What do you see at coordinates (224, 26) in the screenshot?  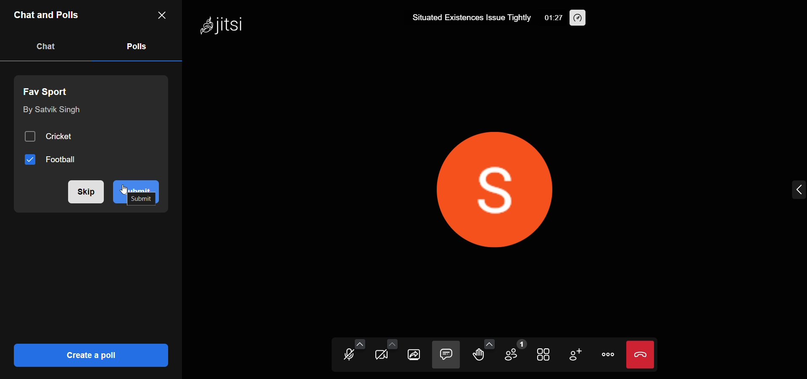 I see `Jitsi` at bounding box center [224, 26].